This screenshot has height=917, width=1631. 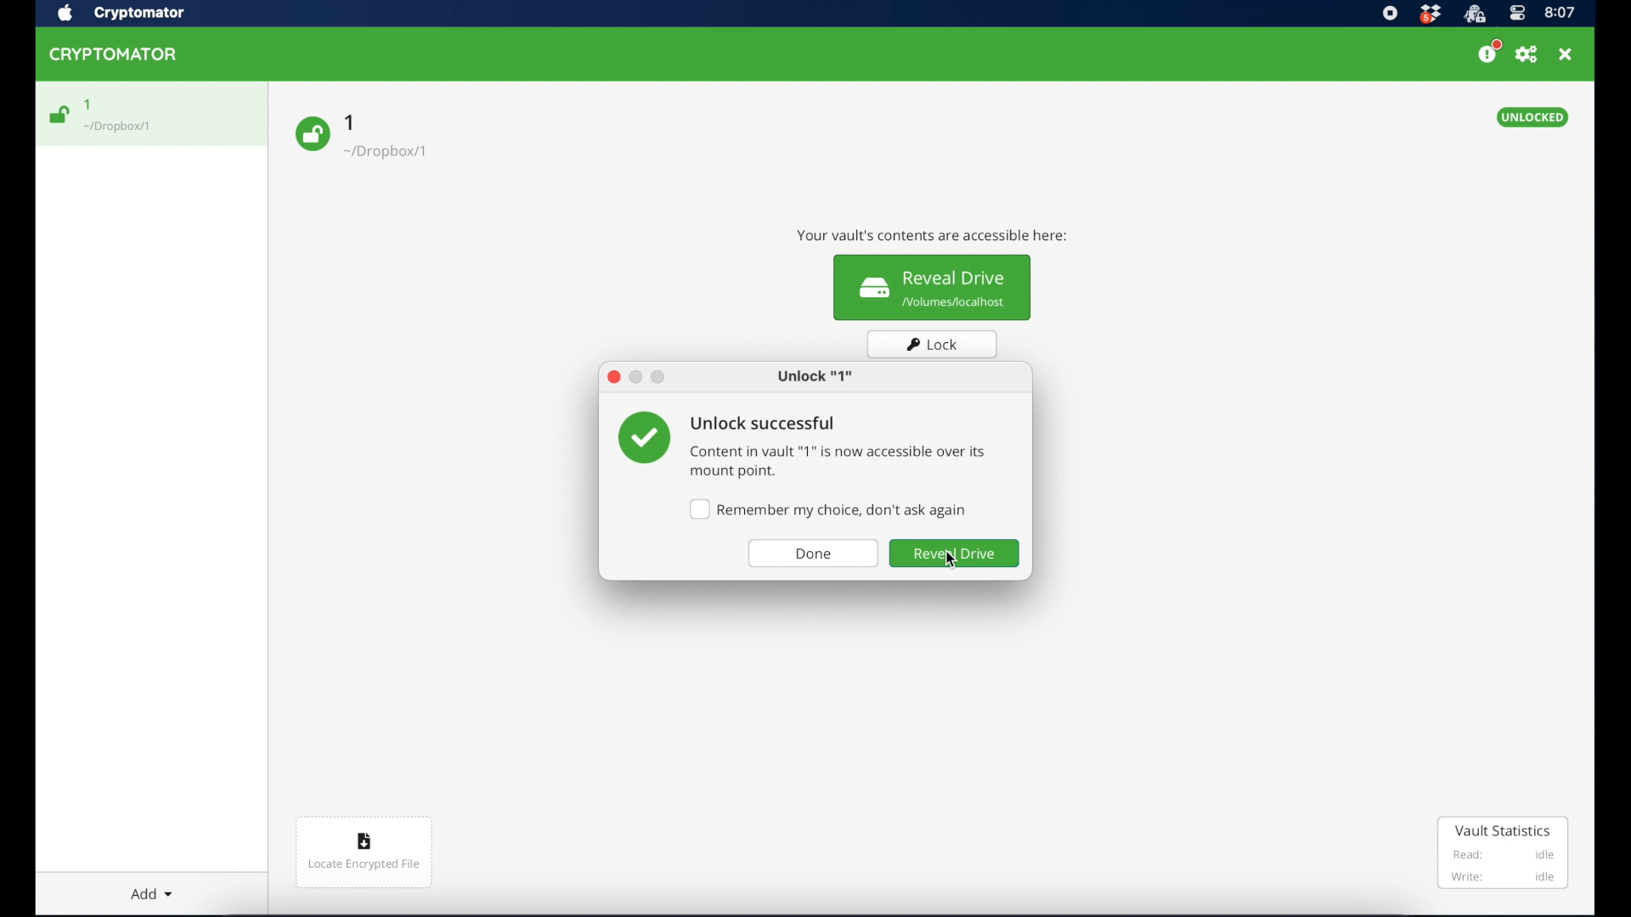 I want to click on locate encrypted file, so click(x=366, y=854).